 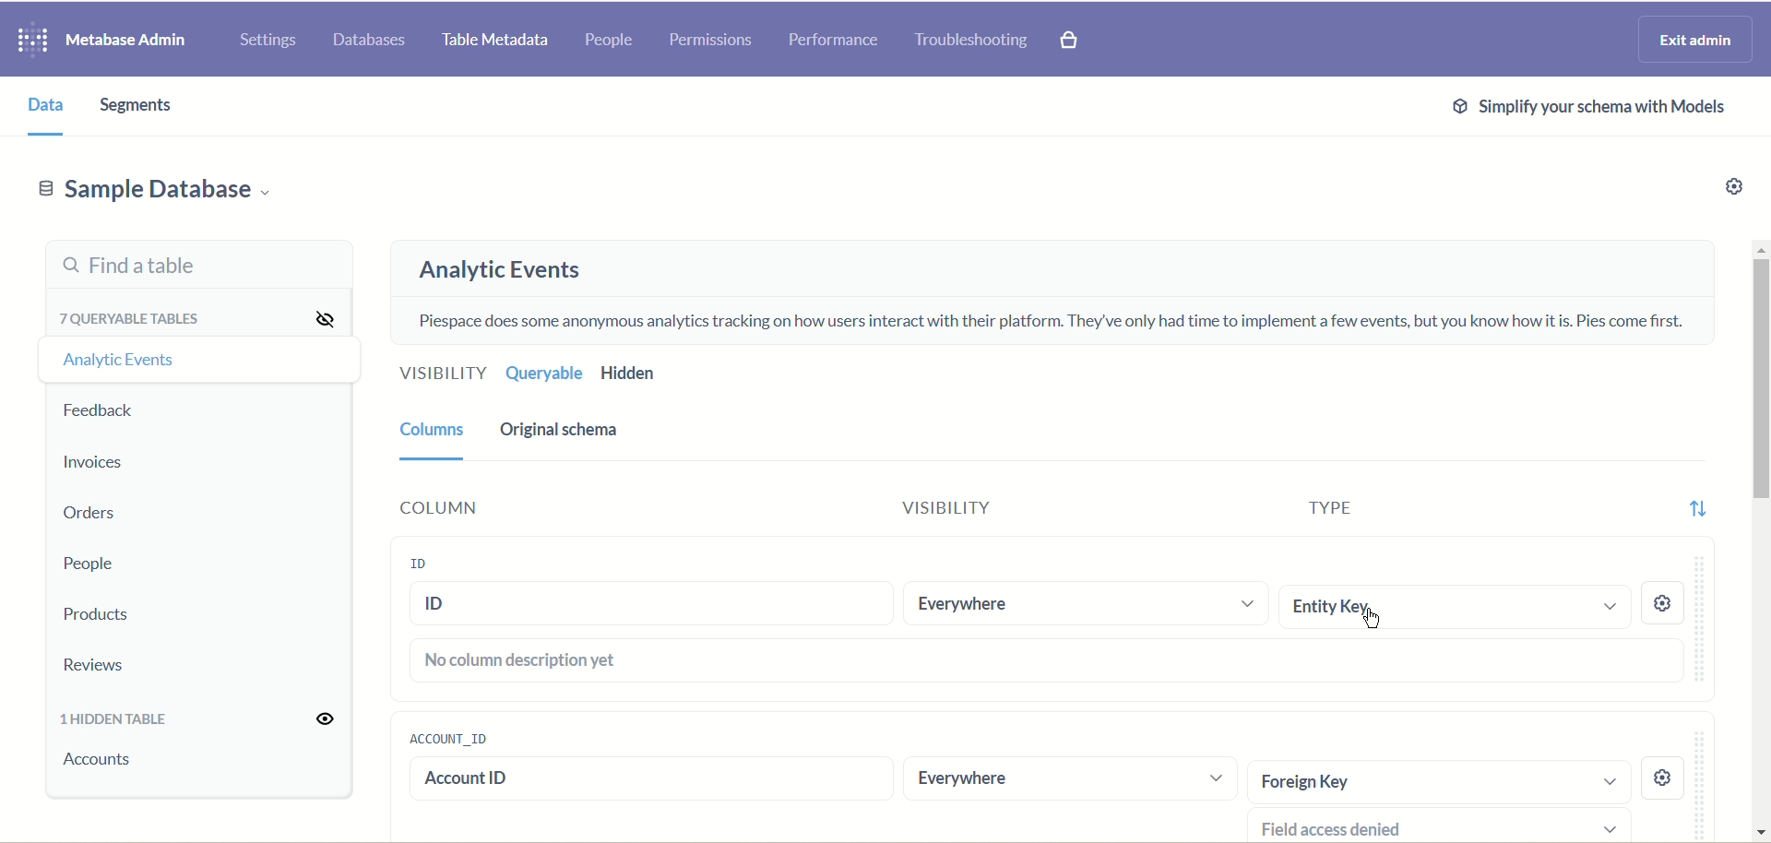 I want to click on piespace does some anonymous analytics tracking on how users interact on their platform. they have only had only a few events to implement, but you know how it is. pies comes first, so click(x=1048, y=322).